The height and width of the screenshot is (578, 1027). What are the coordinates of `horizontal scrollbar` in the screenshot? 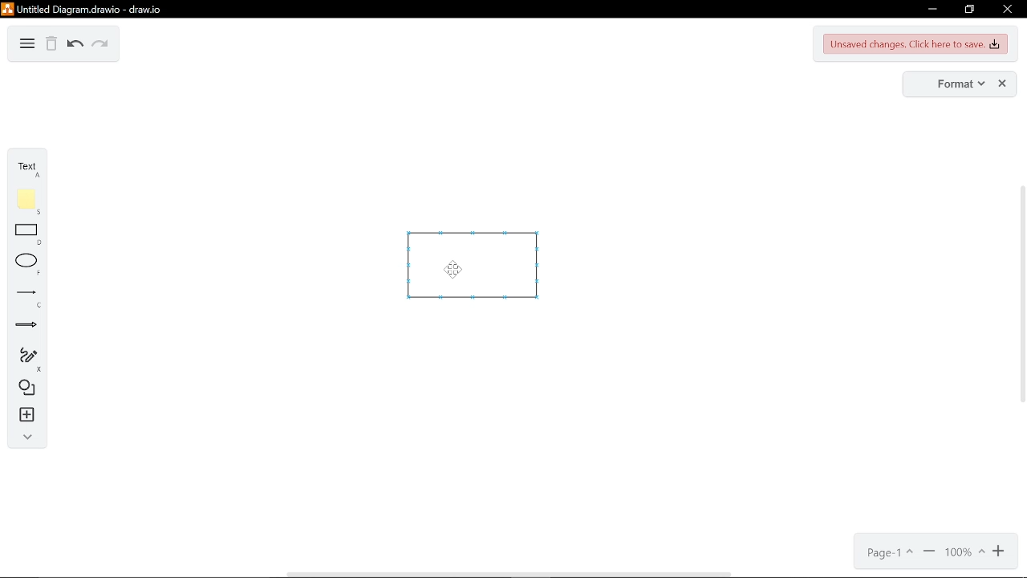 It's located at (508, 573).